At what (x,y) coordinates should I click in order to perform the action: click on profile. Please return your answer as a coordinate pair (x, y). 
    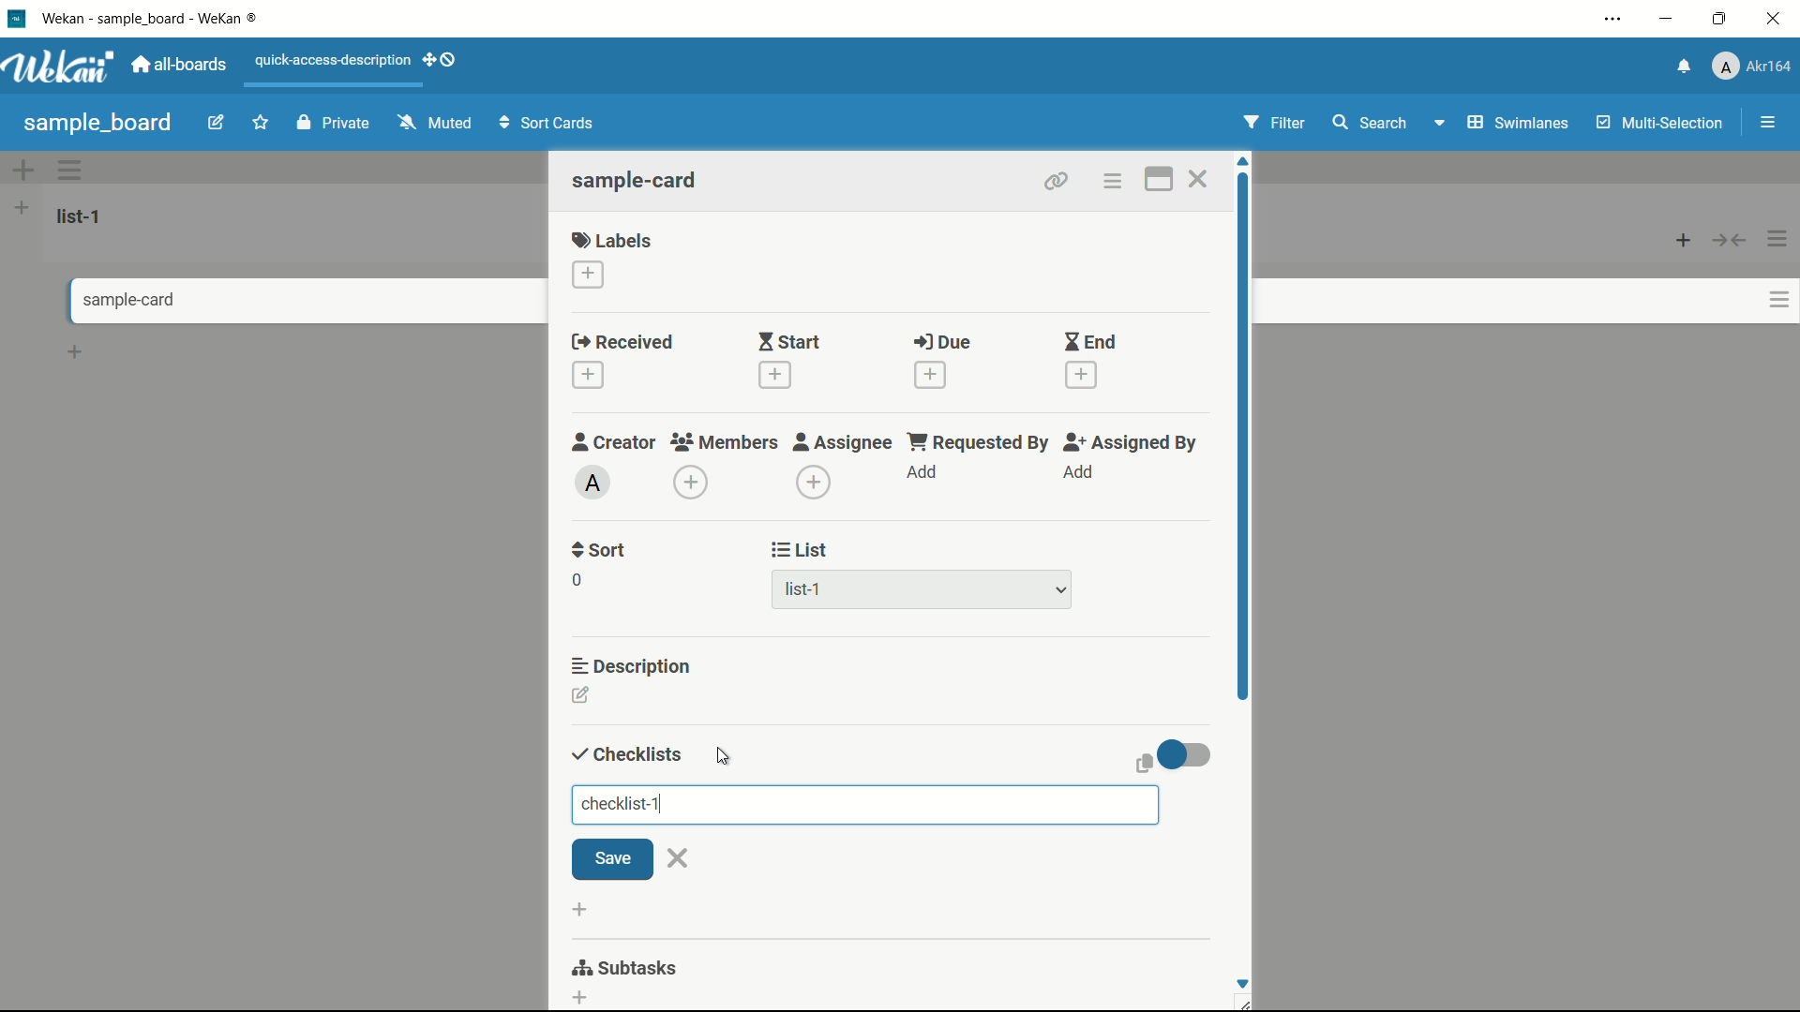
    Looking at the image, I should click on (1751, 68).